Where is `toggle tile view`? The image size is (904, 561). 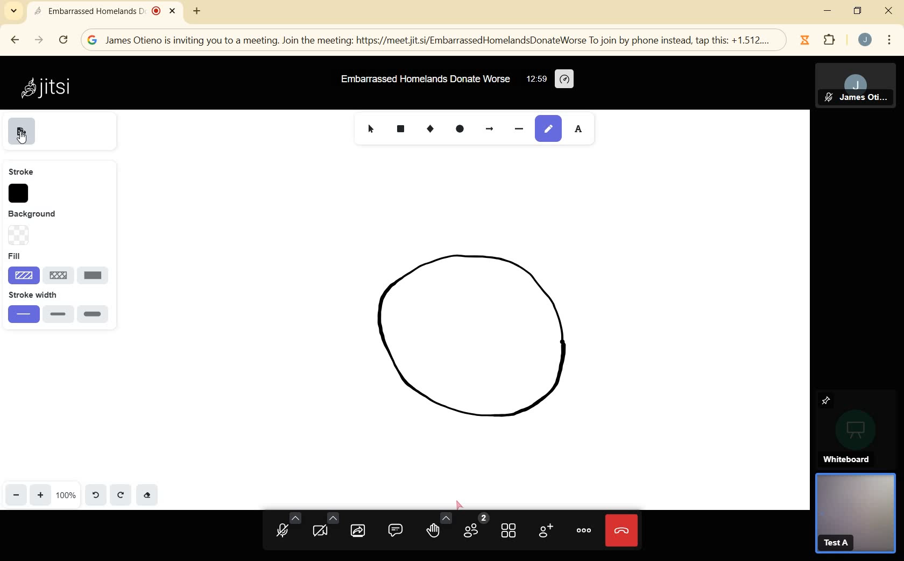
toggle tile view is located at coordinates (510, 533).